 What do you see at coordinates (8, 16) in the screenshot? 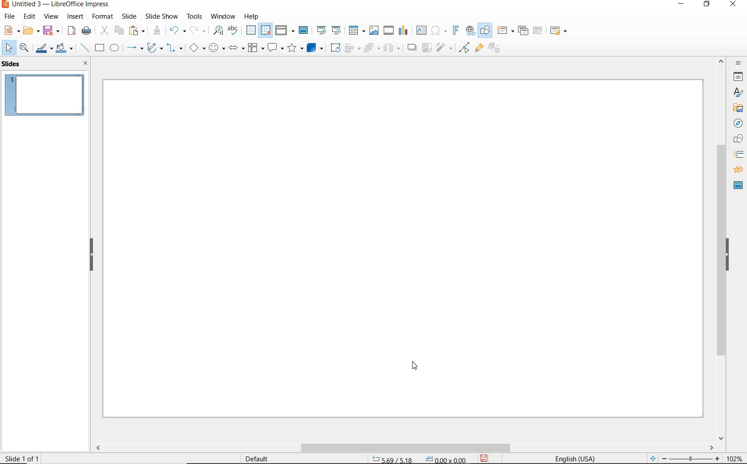
I see `FILE` at bounding box center [8, 16].